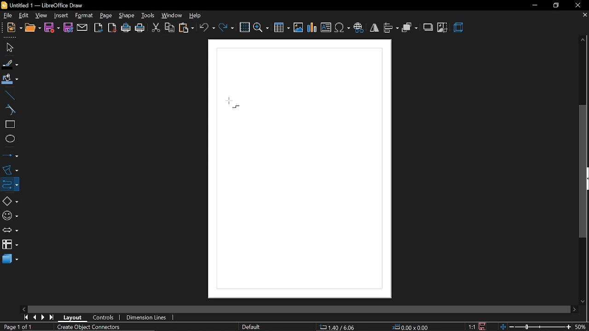 This screenshot has width=589, height=331. What do you see at coordinates (140, 29) in the screenshot?
I see `print` at bounding box center [140, 29].